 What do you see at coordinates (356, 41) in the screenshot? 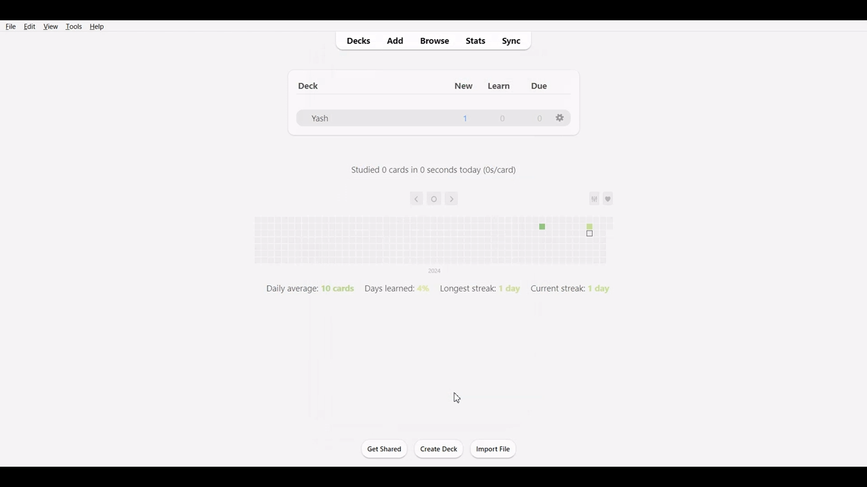
I see `Decks` at bounding box center [356, 41].